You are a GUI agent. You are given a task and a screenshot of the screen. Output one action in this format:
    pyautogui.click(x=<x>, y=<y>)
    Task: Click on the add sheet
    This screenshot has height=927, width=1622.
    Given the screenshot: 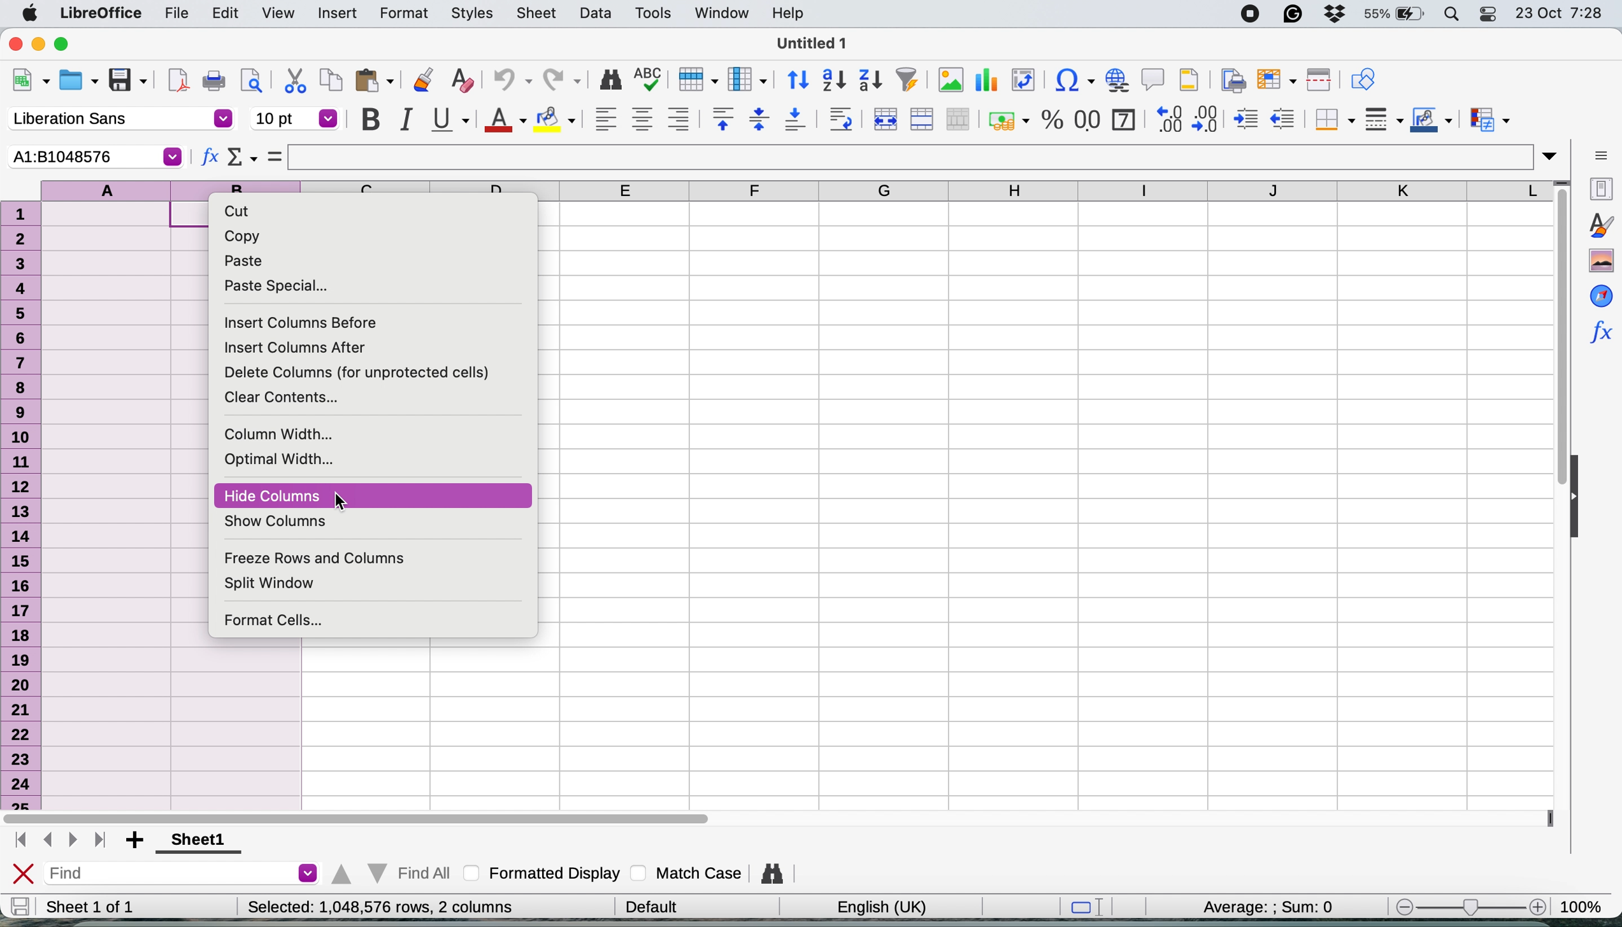 What is the action you would take?
    pyautogui.click(x=134, y=839)
    